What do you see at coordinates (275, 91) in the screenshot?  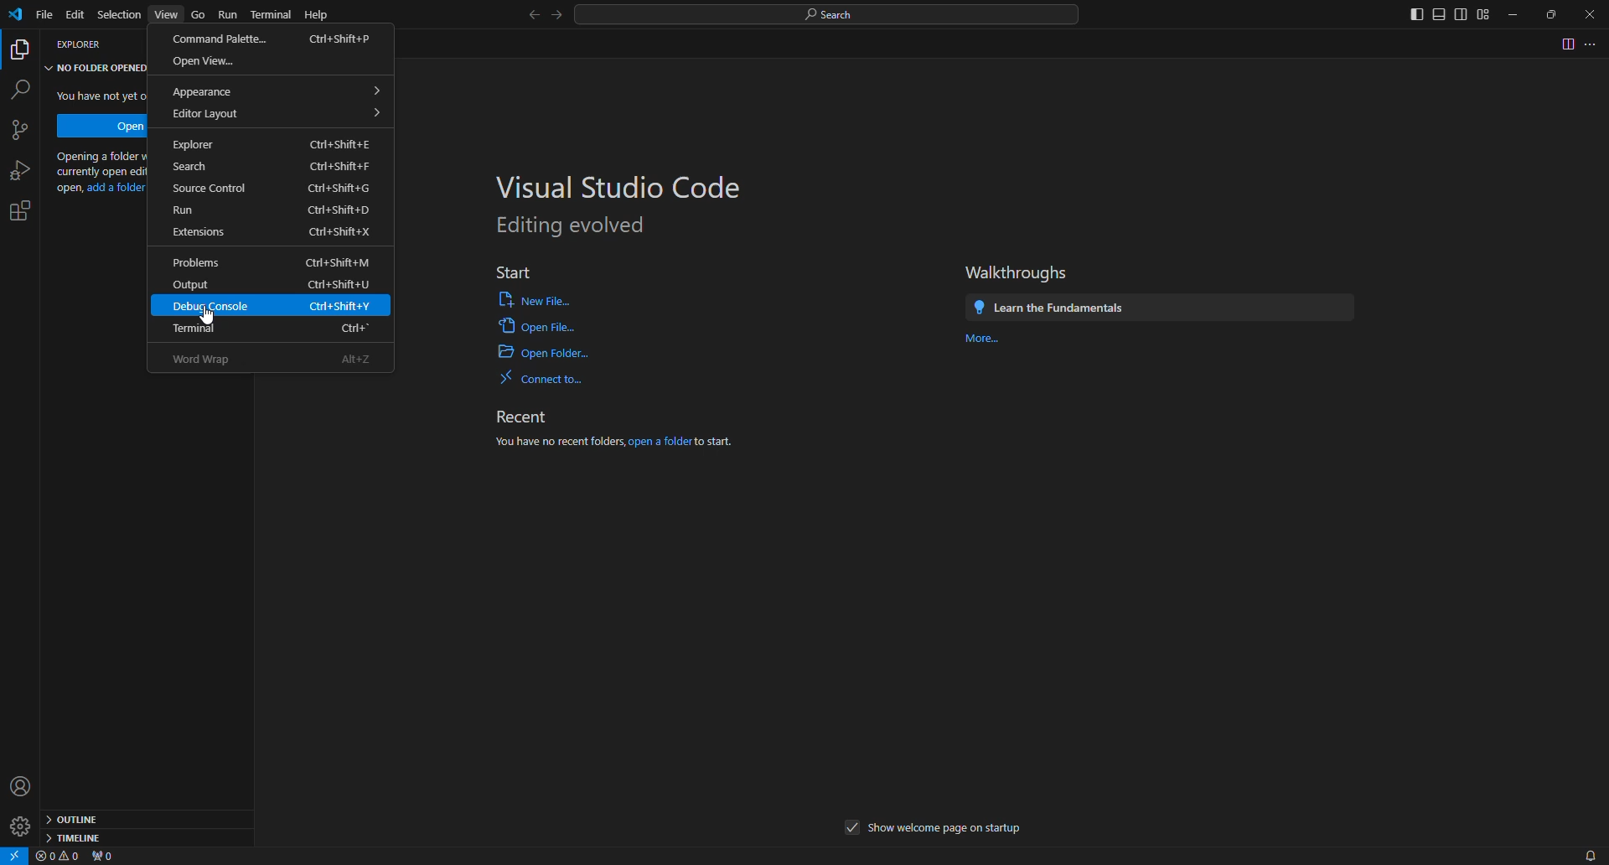 I see `Apperance` at bounding box center [275, 91].